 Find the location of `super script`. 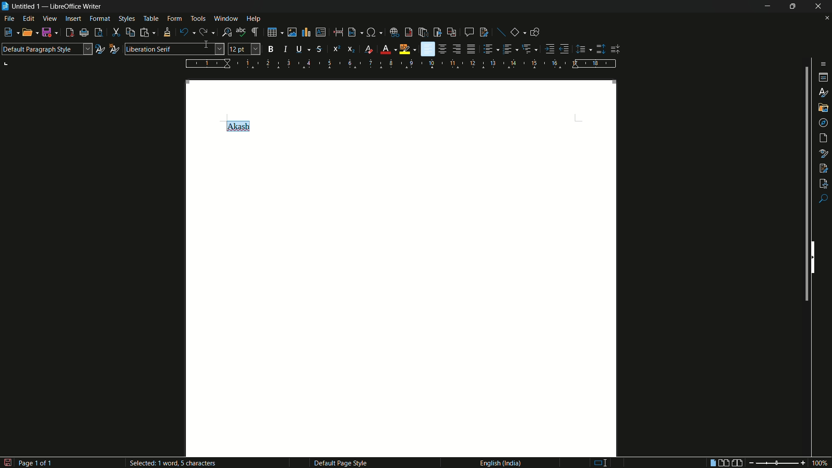

super script is located at coordinates (336, 48).